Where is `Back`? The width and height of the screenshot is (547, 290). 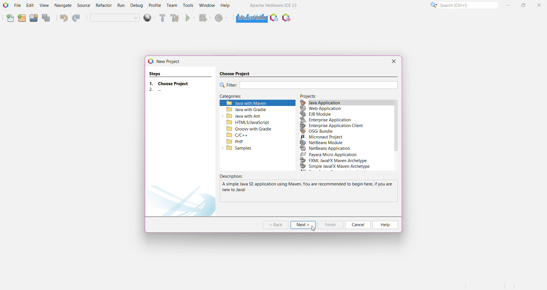
Back is located at coordinates (276, 225).